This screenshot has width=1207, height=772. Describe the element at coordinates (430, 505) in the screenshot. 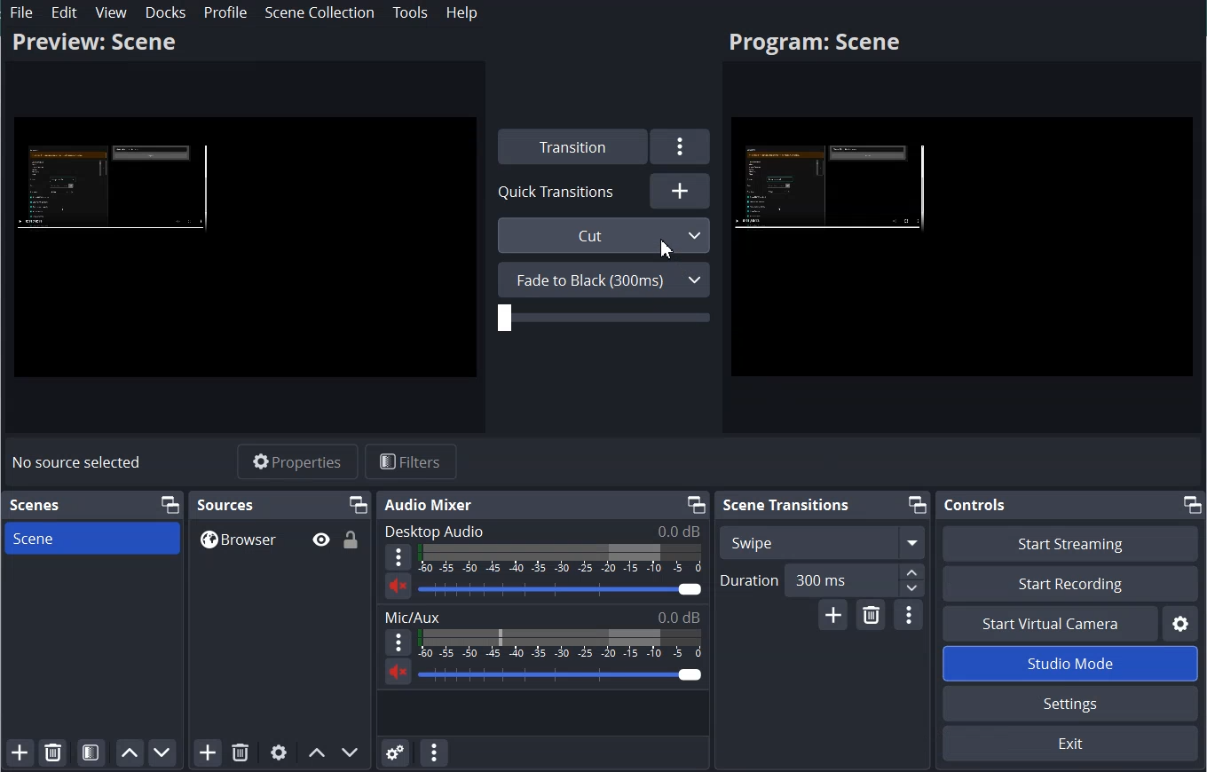

I see `Audio Mixer` at that location.